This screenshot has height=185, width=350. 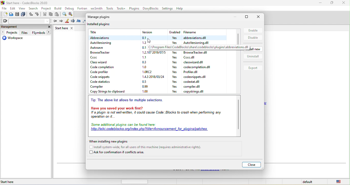 I want to click on paste, so click(x=58, y=14).